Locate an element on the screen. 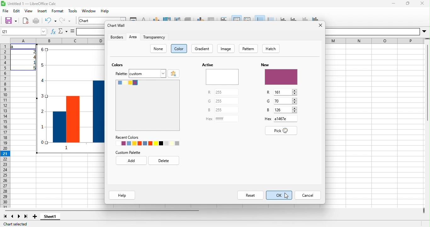  horizontal grids is located at coordinates (260, 18).